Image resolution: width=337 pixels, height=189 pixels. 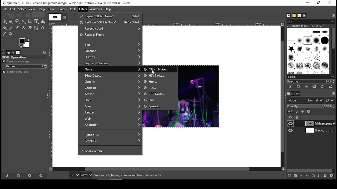 I want to click on brushes, so click(x=289, y=15).